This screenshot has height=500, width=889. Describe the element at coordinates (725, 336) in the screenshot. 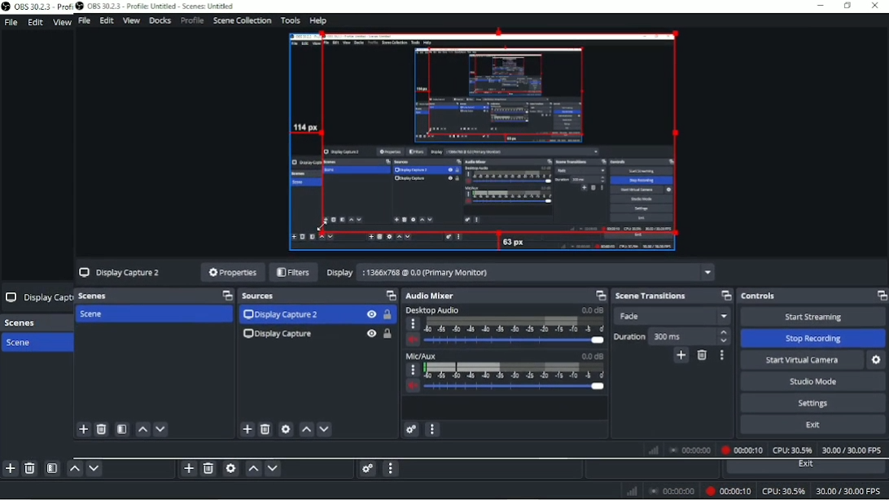

I see `stepper buttons` at that location.